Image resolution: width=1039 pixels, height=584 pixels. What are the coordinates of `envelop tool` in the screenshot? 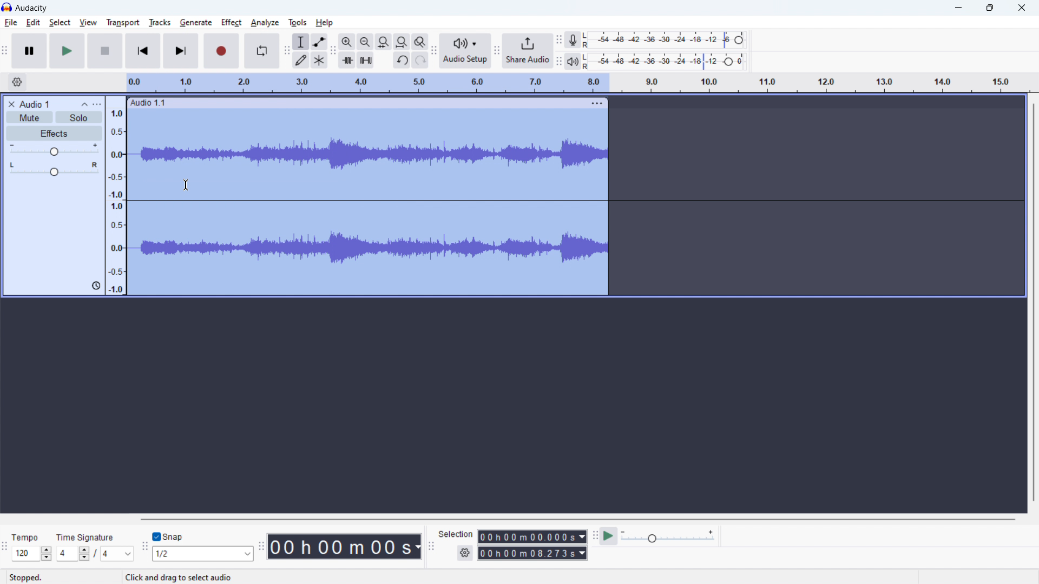 It's located at (319, 42).